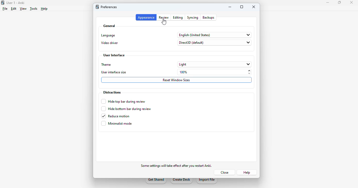  I want to click on help, so click(44, 9).